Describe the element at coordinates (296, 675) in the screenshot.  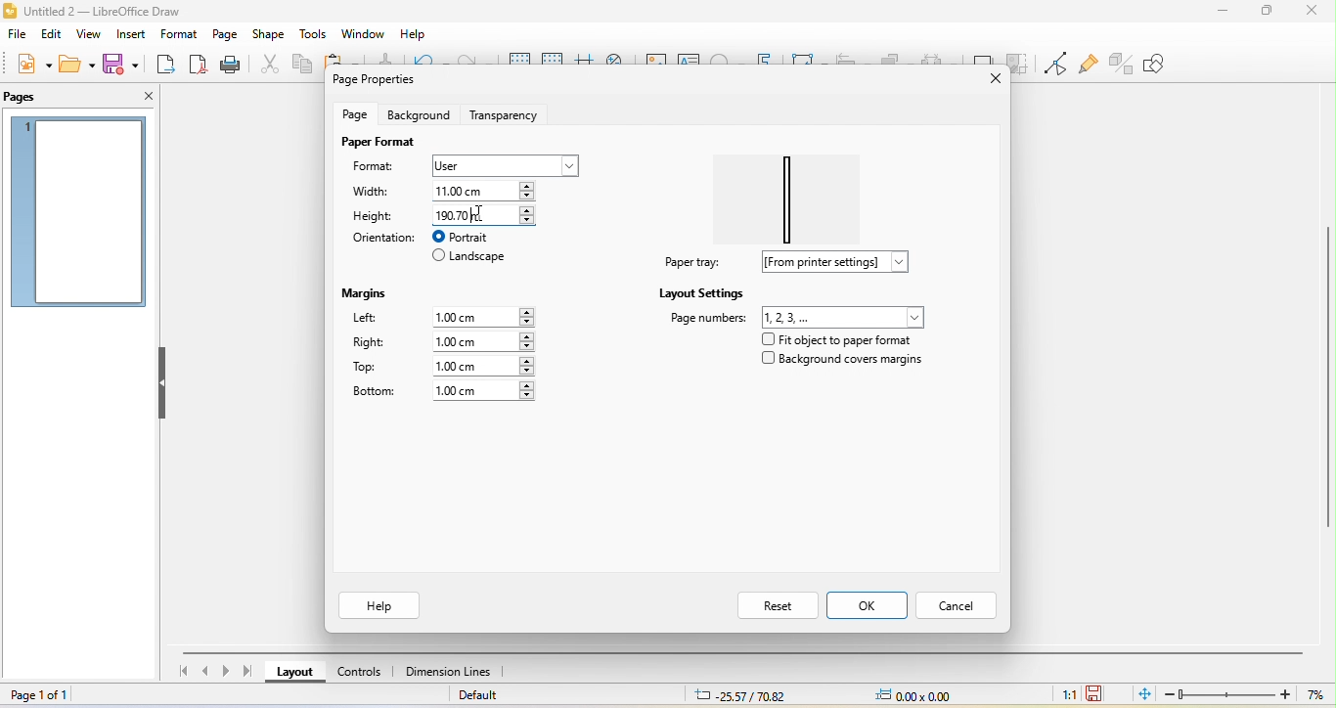
I see `layout` at that location.